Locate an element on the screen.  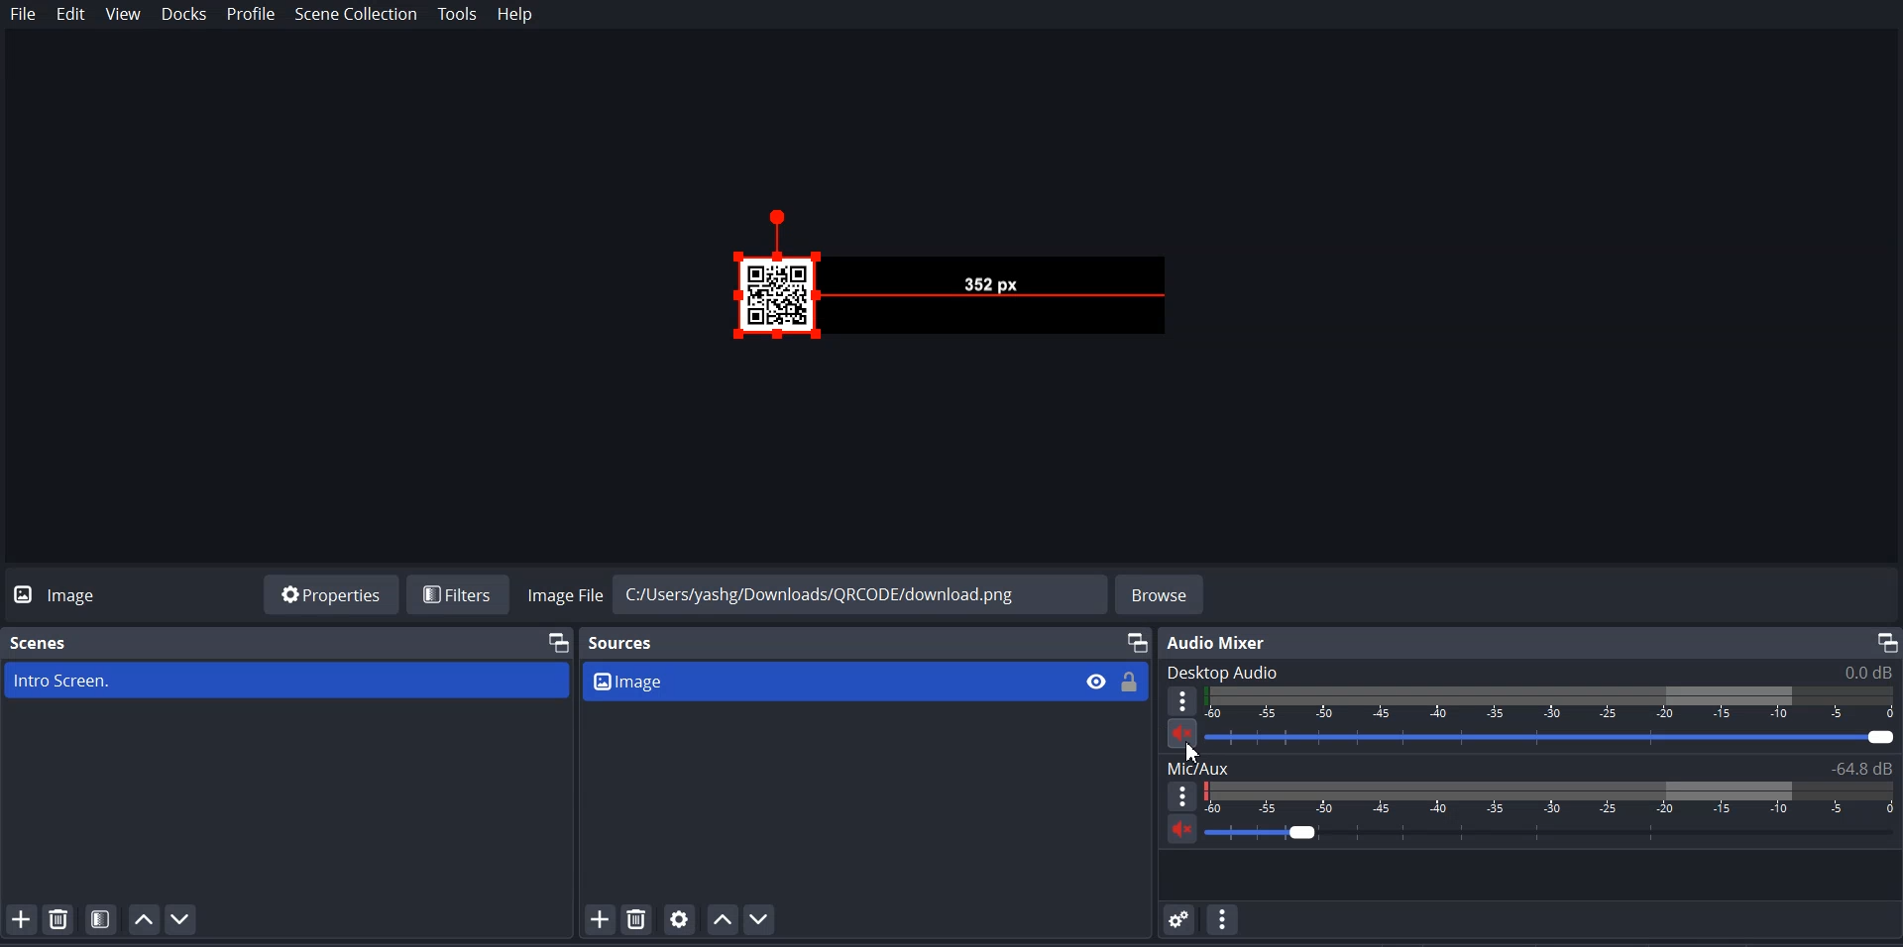
Scene is located at coordinates (42, 643).